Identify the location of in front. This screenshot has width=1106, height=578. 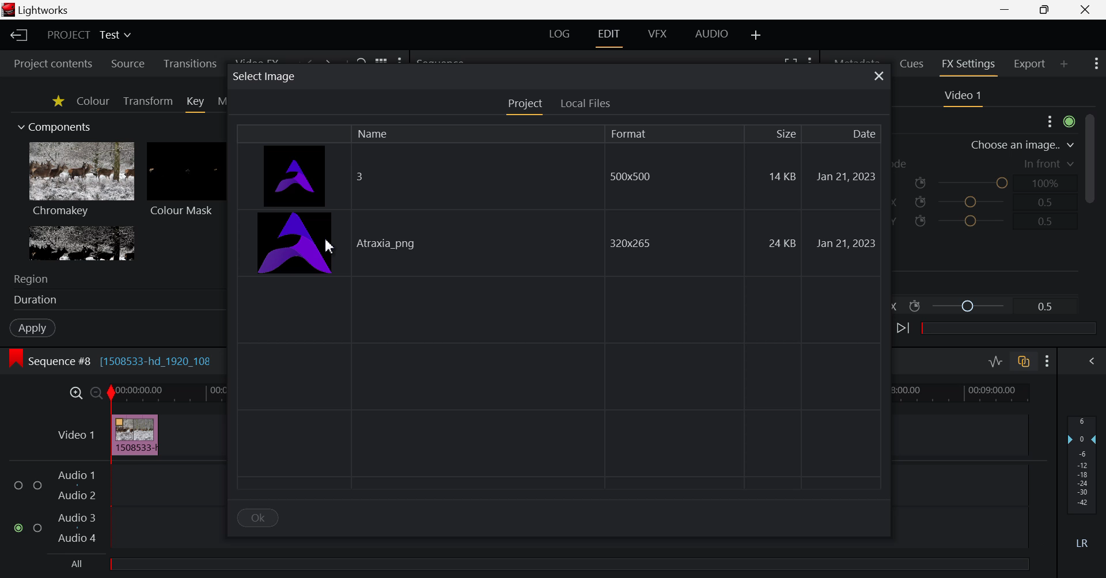
(1049, 163).